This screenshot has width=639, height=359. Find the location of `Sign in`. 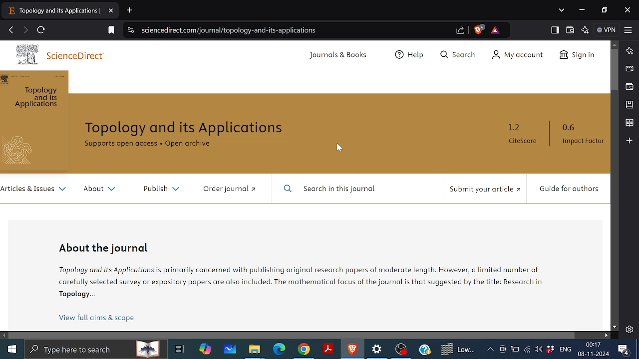

Sign in is located at coordinates (578, 55).